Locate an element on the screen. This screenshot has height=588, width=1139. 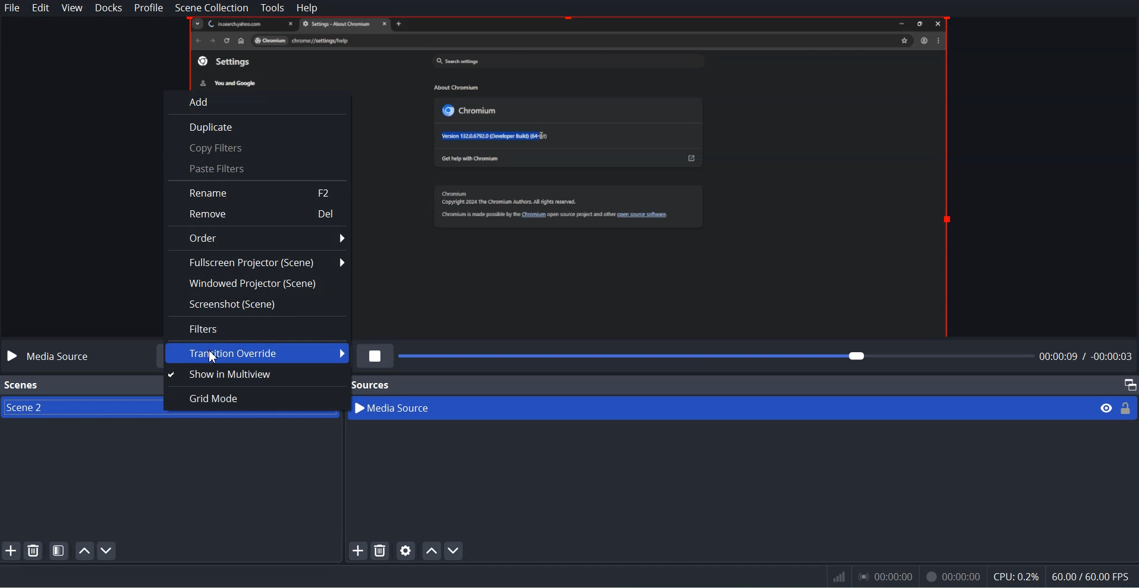
Screenshot is located at coordinates (257, 304).